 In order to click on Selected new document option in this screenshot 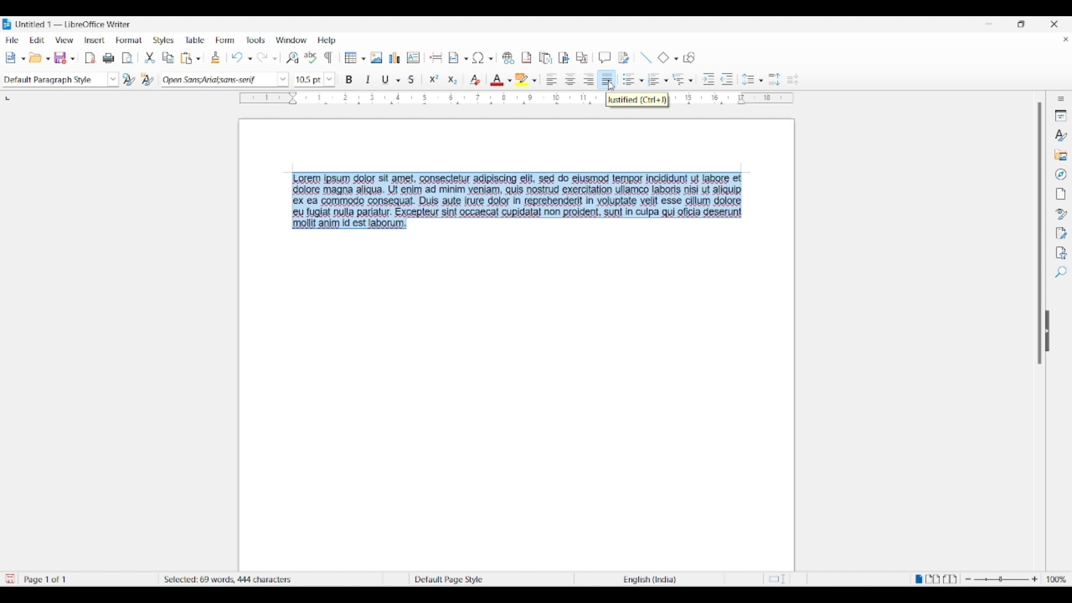, I will do `click(13, 57)`.